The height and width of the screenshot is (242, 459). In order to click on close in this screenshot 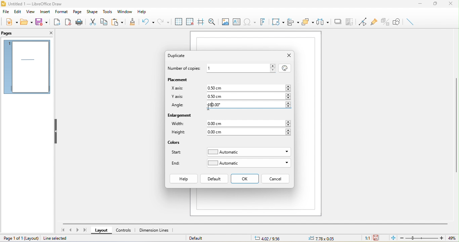, I will do `click(289, 56)`.